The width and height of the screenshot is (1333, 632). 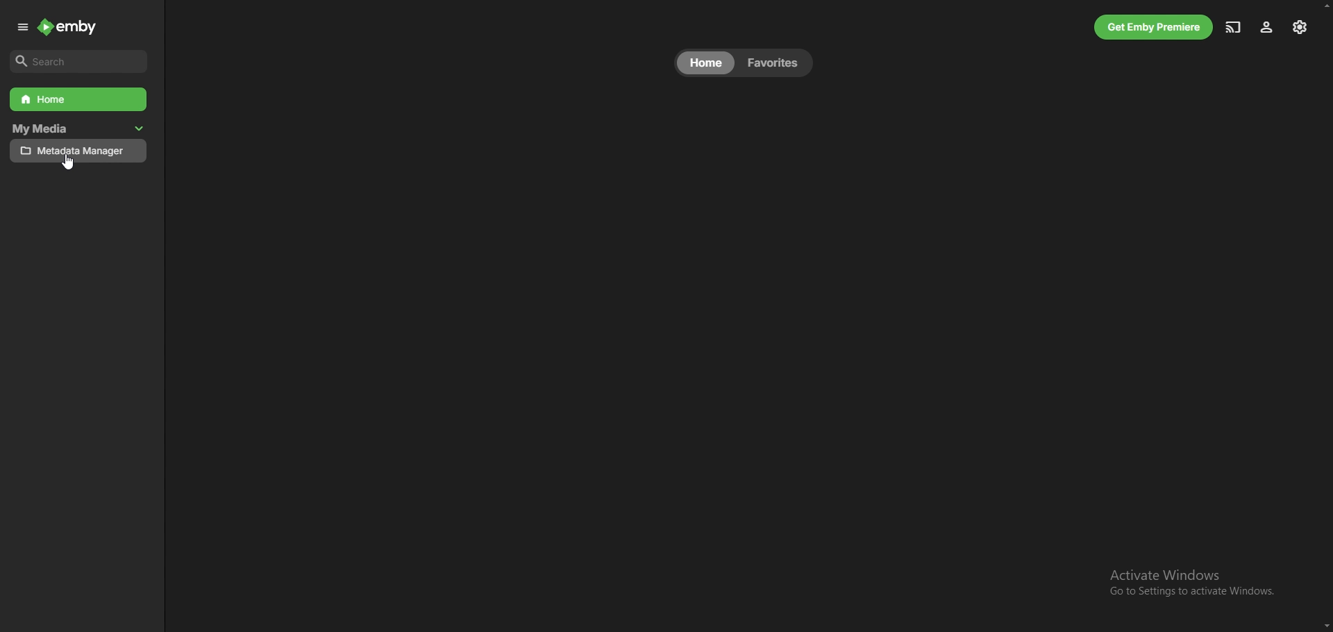 What do you see at coordinates (1266, 28) in the screenshot?
I see `profile` at bounding box center [1266, 28].